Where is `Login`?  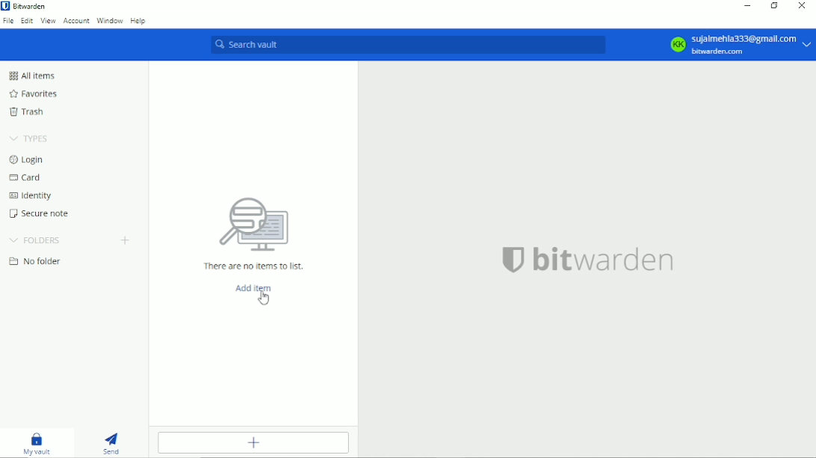
Login is located at coordinates (28, 159).